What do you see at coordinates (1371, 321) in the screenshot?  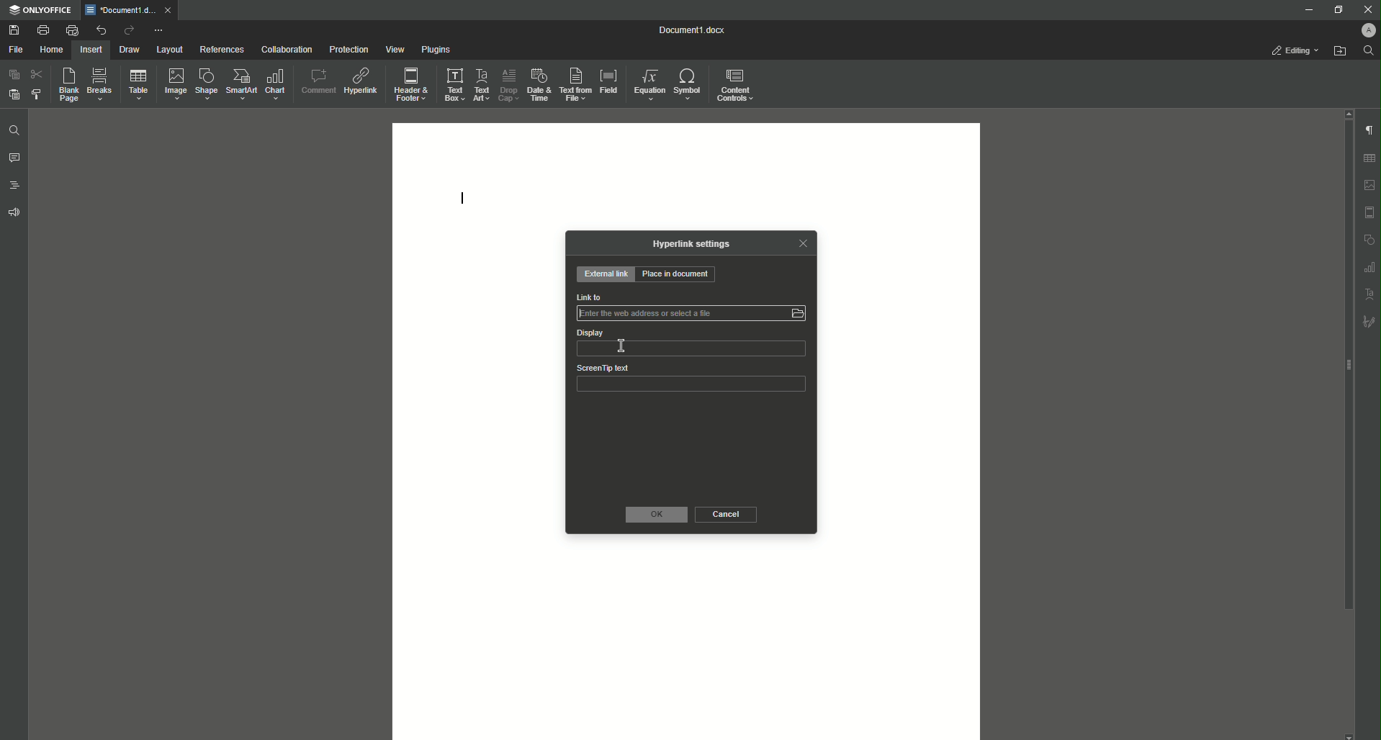 I see `Signature settings` at bounding box center [1371, 321].